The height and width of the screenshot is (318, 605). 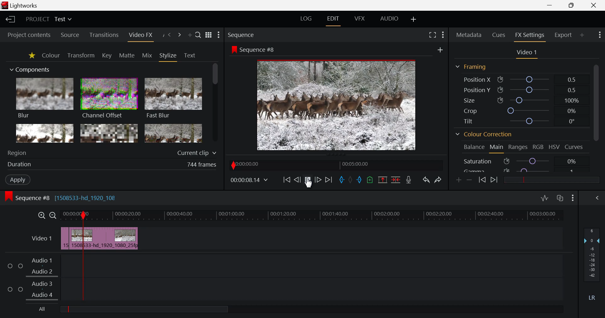 I want to click on Remove all marks, so click(x=352, y=179).